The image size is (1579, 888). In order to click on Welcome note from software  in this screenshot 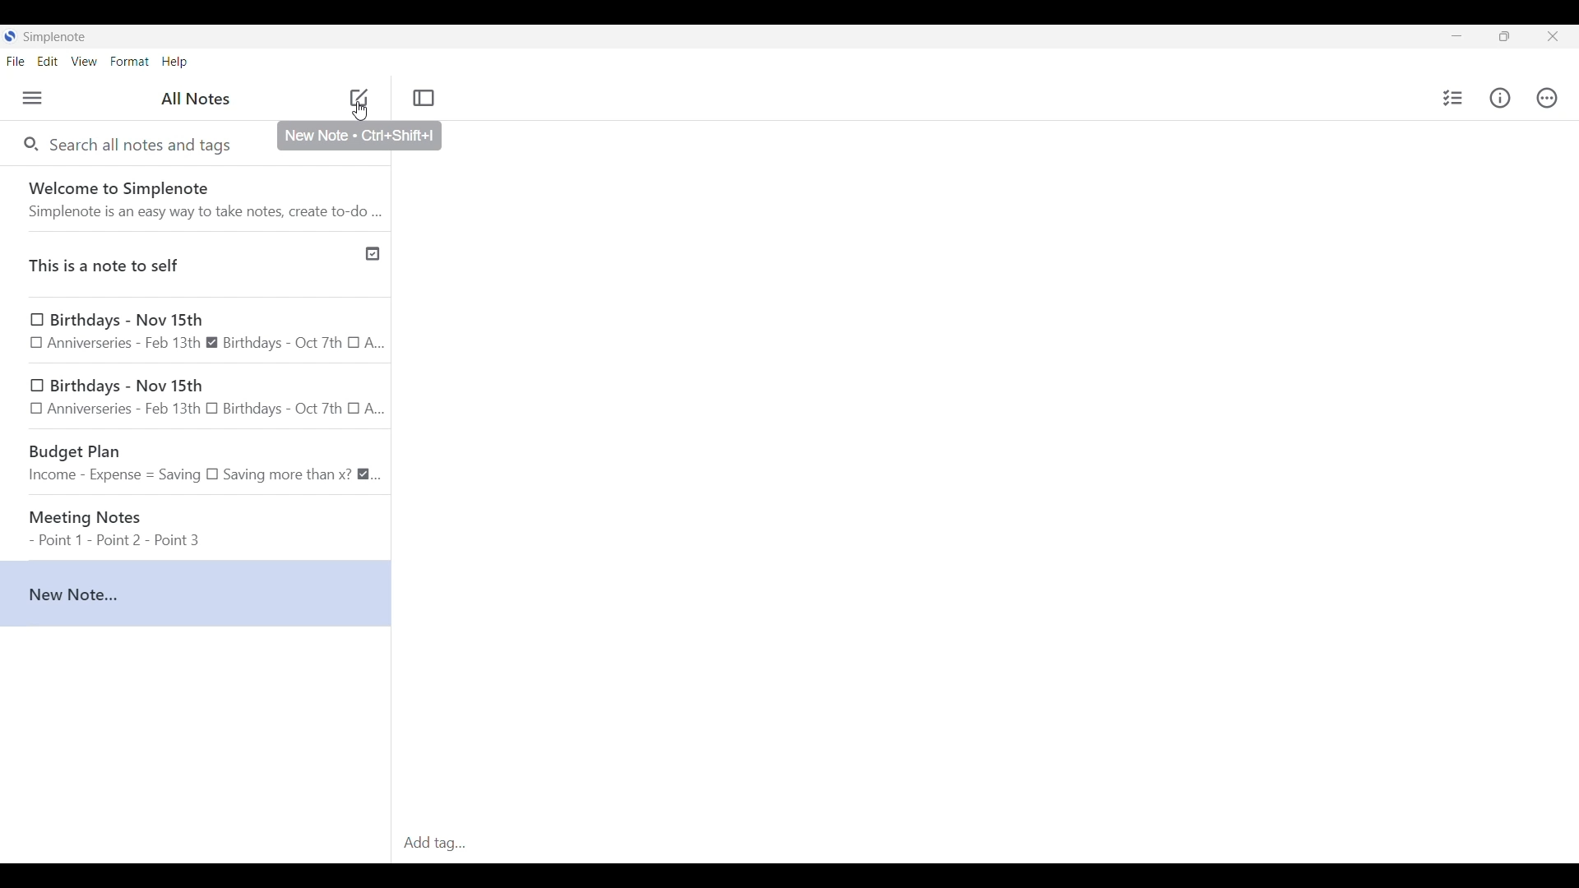, I will do `click(200, 197)`.